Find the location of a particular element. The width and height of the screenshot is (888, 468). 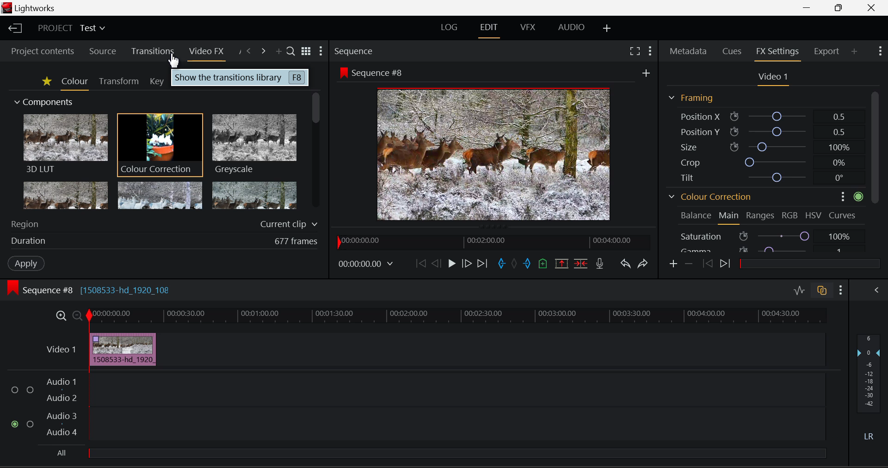

Toggle between title and list view is located at coordinates (306, 50).